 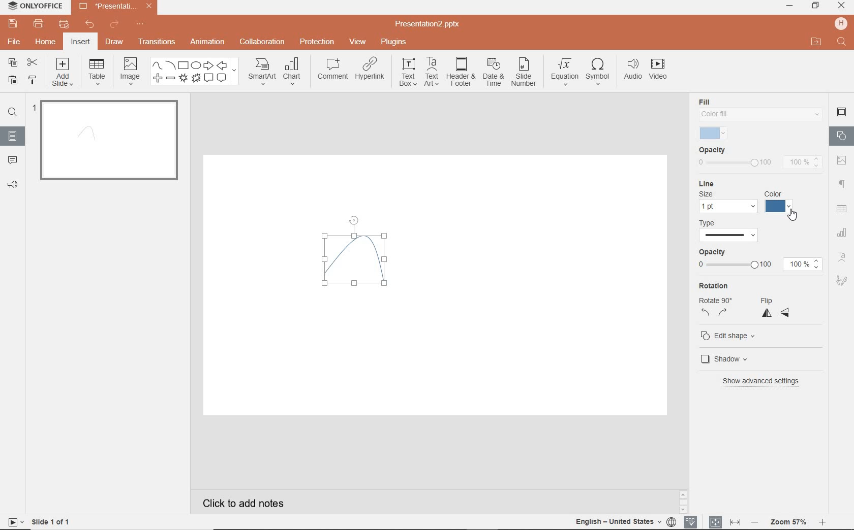 I want to click on ONLYOFFICE, so click(x=36, y=7).